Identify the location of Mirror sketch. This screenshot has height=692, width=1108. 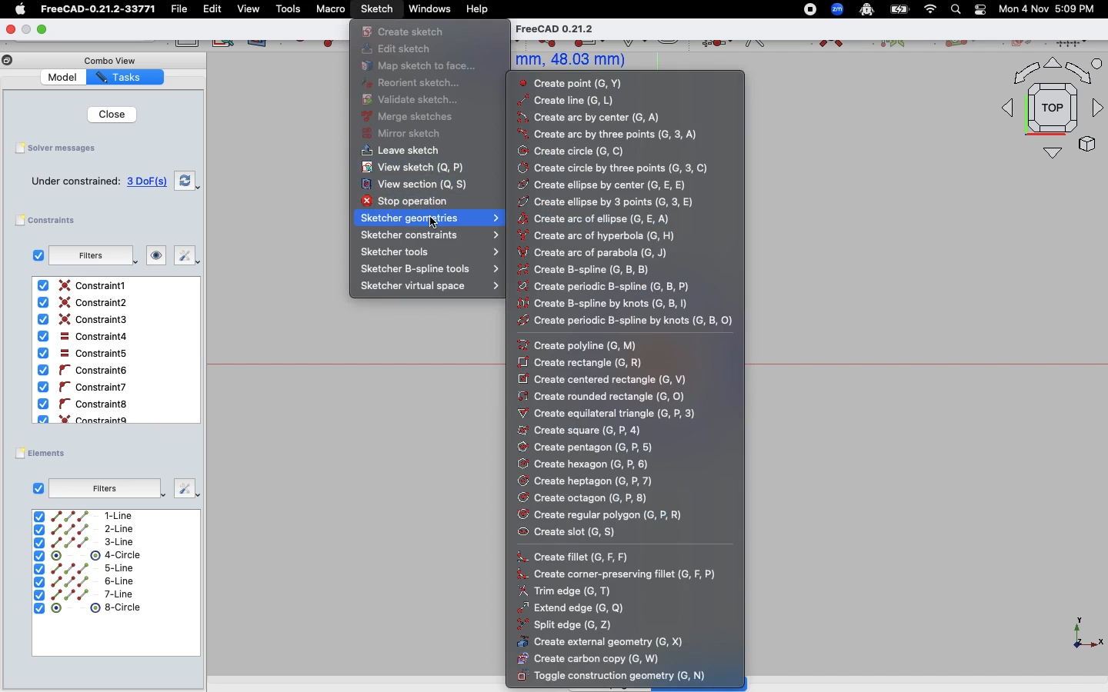
(402, 135).